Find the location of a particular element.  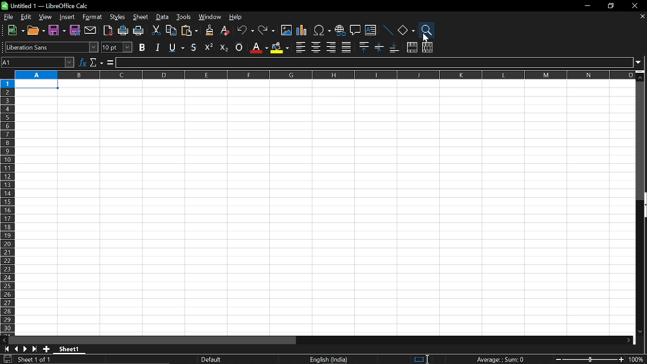

go to last page is located at coordinates (35, 349).